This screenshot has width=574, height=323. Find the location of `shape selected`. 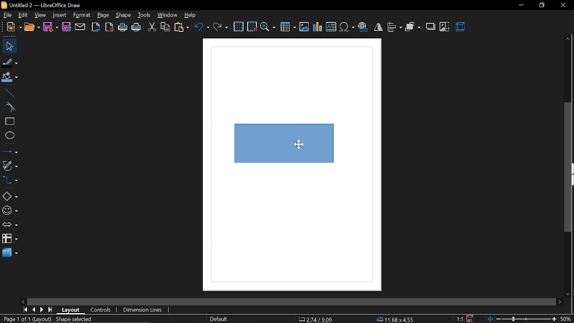

shape selected is located at coordinates (75, 320).